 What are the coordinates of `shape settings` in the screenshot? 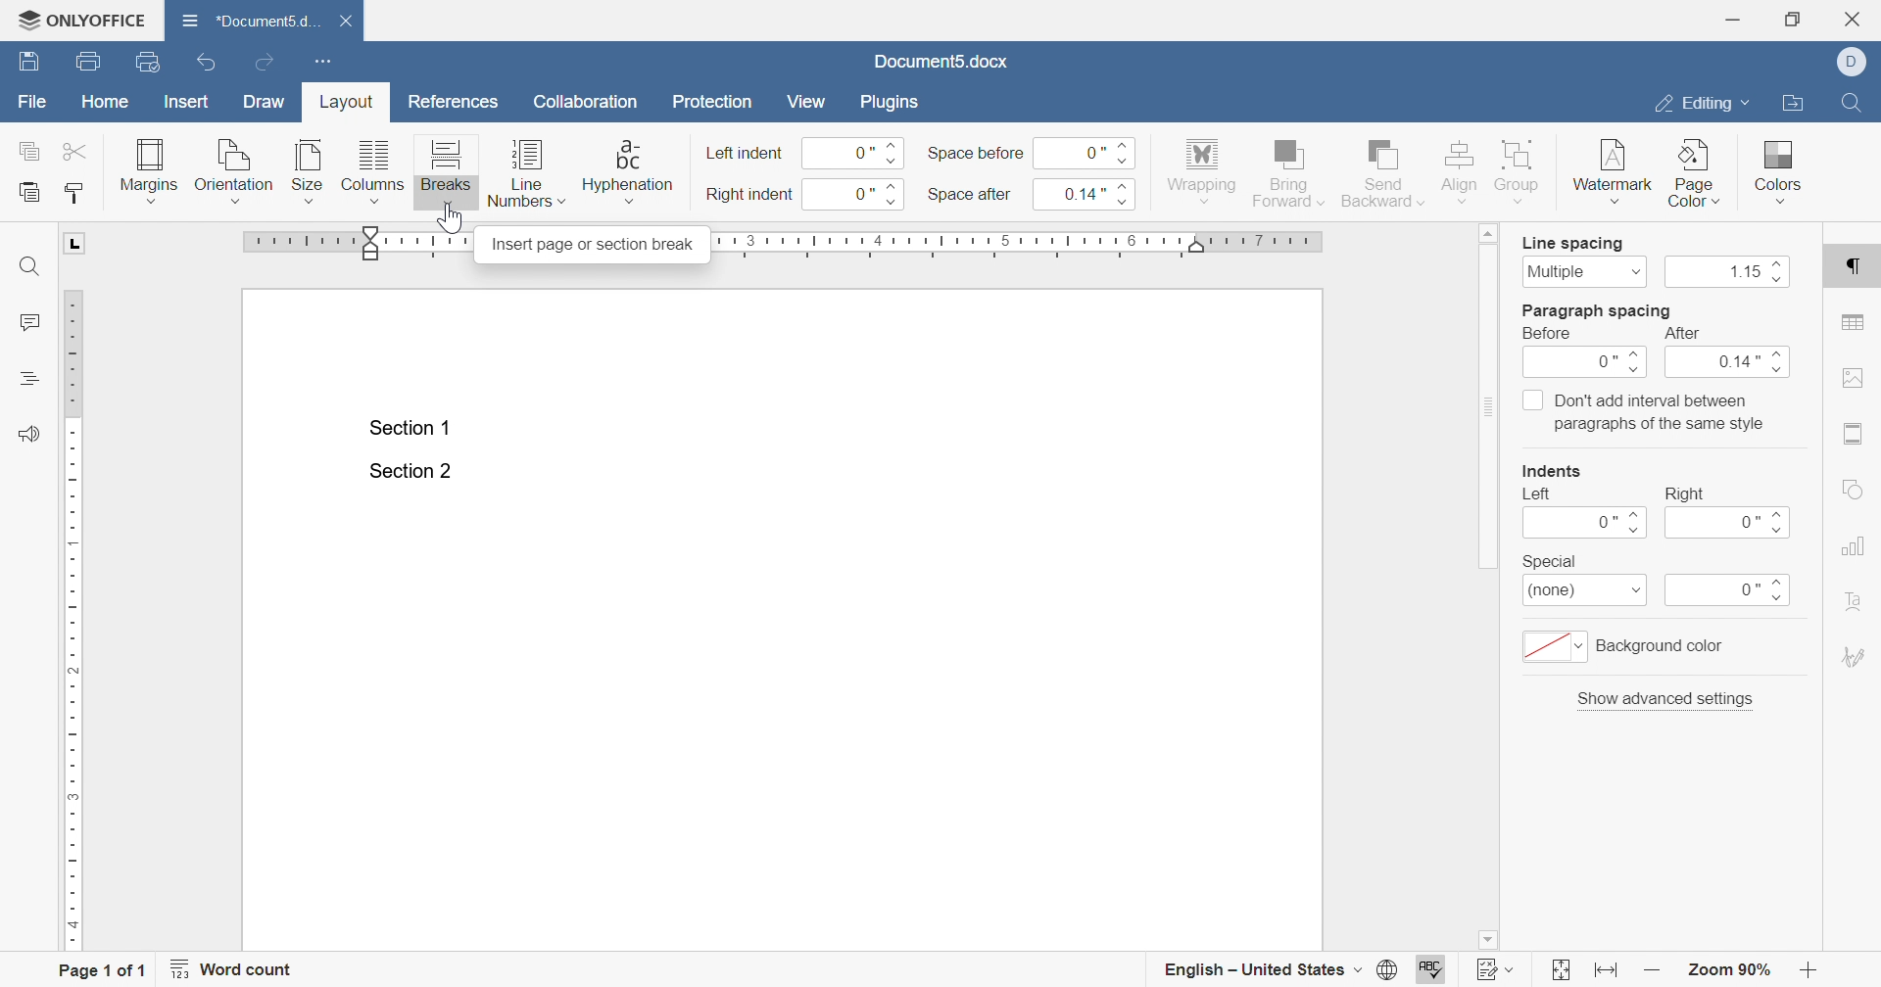 It's located at (1852, 489).